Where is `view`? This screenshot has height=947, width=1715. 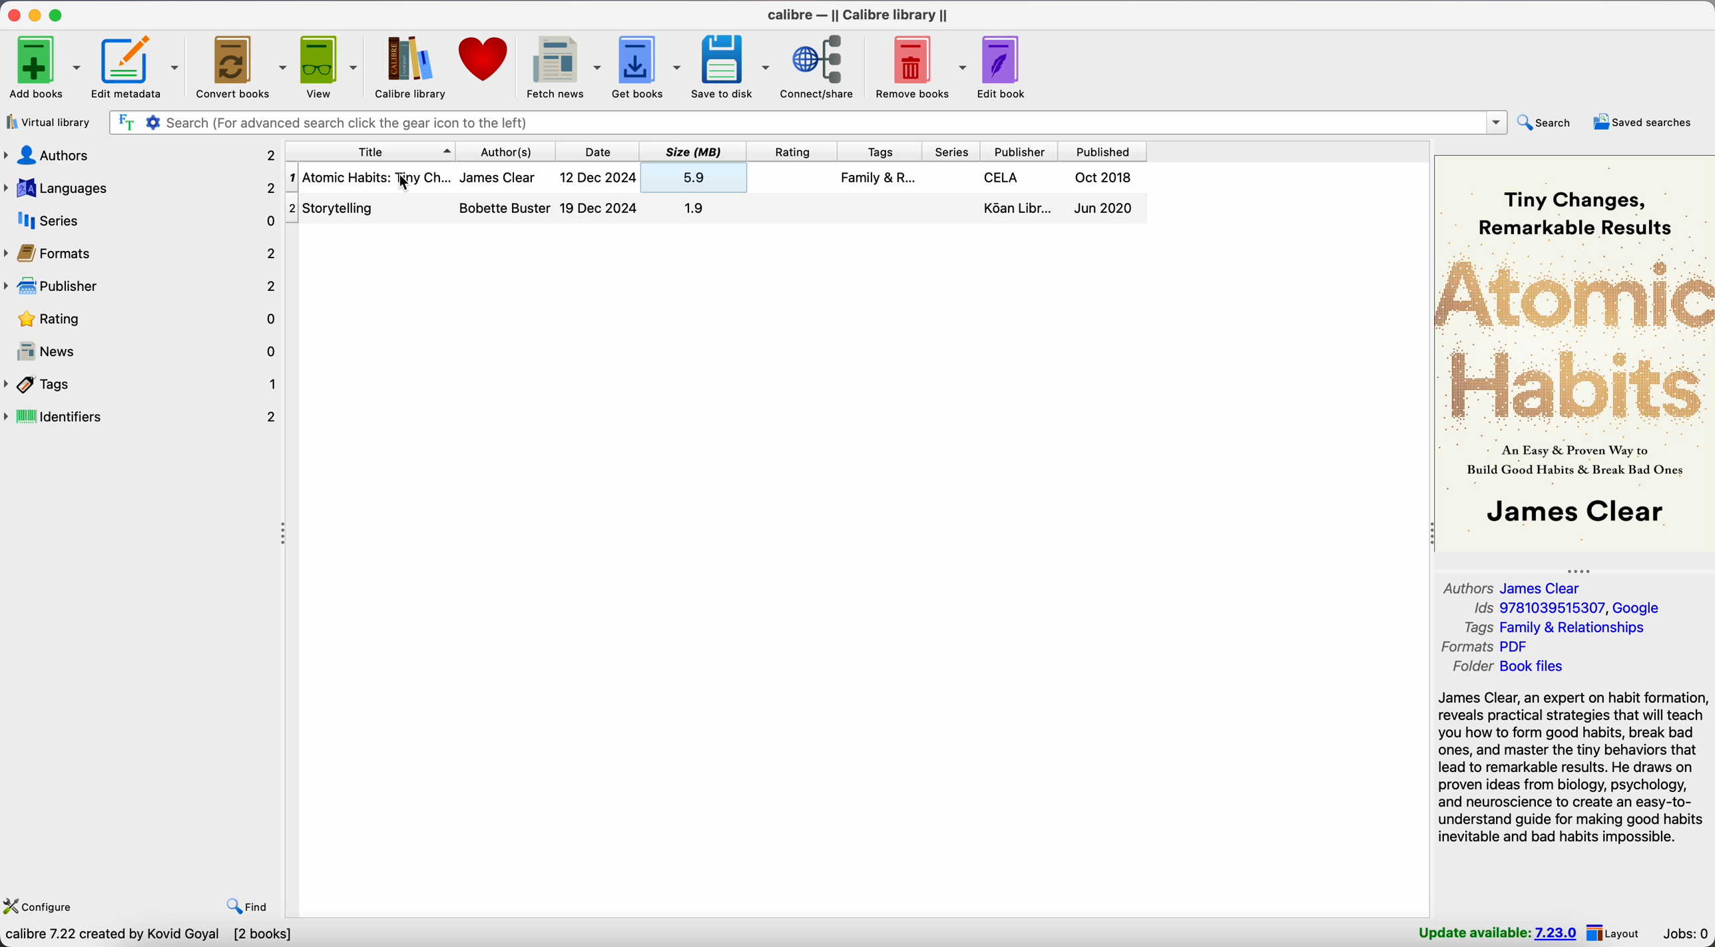 view is located at coordinates (328, 67).